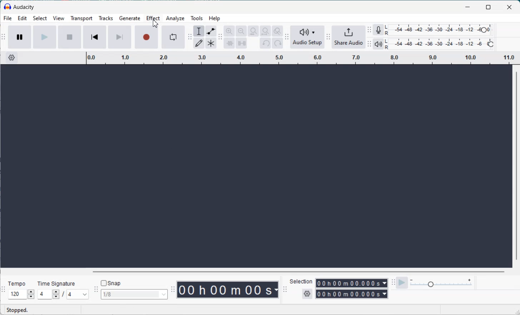  What do you see at coordinates (20, 7) in the screenshot?
I see `Audacity` at bounding box center [20, 7].